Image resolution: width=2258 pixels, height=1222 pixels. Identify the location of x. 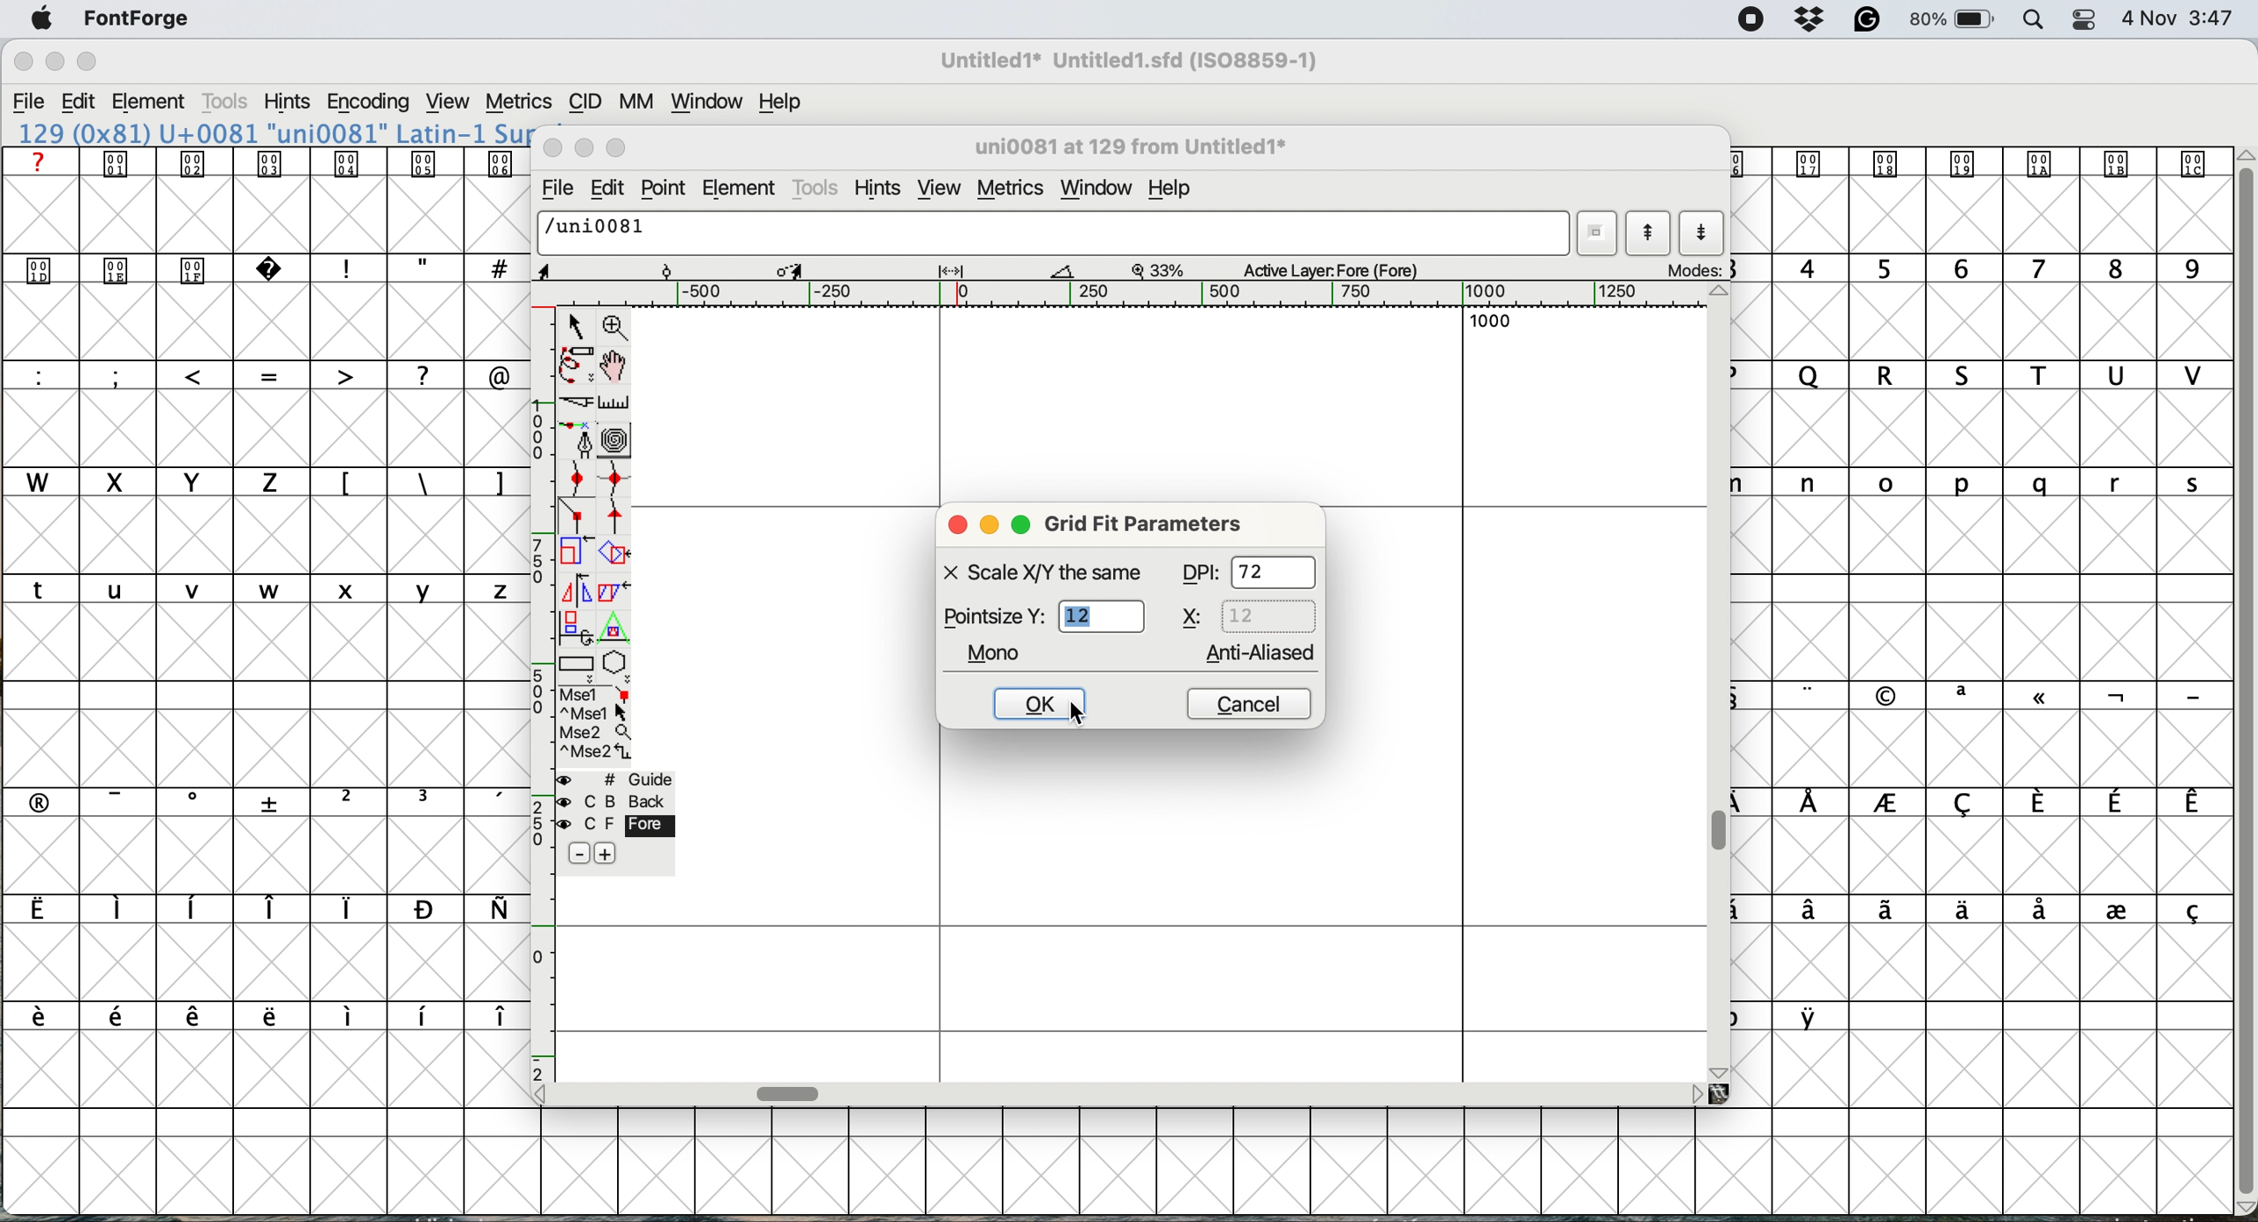
(1246, 616).